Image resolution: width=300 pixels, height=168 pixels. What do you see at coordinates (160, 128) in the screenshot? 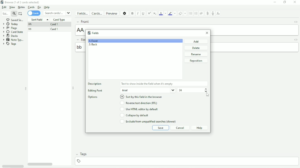
I see `Save` at bounding box center [160, 128].